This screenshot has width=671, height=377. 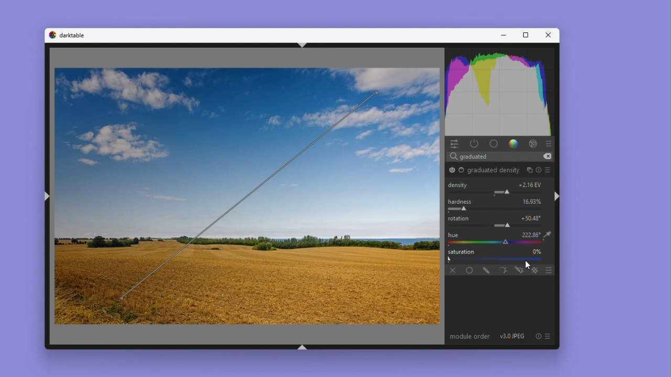 What do you see at coordinates (493, 143) in the screenshot?
I see `base` at bounding box center [493, 143].